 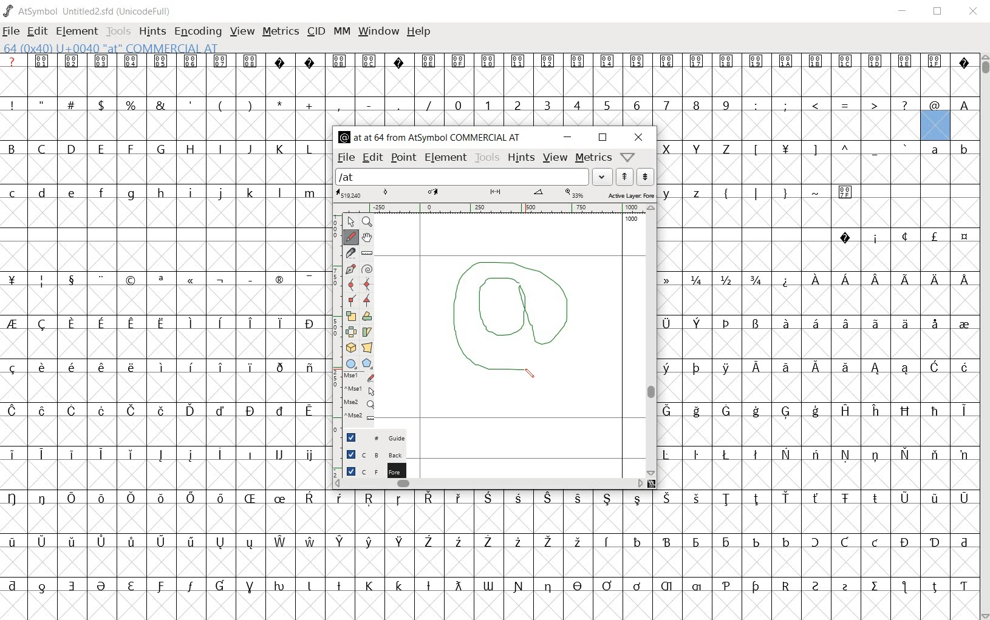 I want to click on editing tools, so click(x=354, y=322).